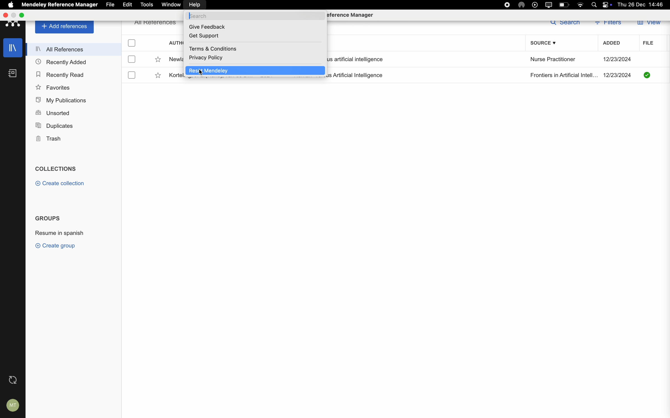 This screenshot has height=418, width=670. What do you see at coordinates (547, 5) in the screenshot?
I see `screen` at bounding box center [547, 5].